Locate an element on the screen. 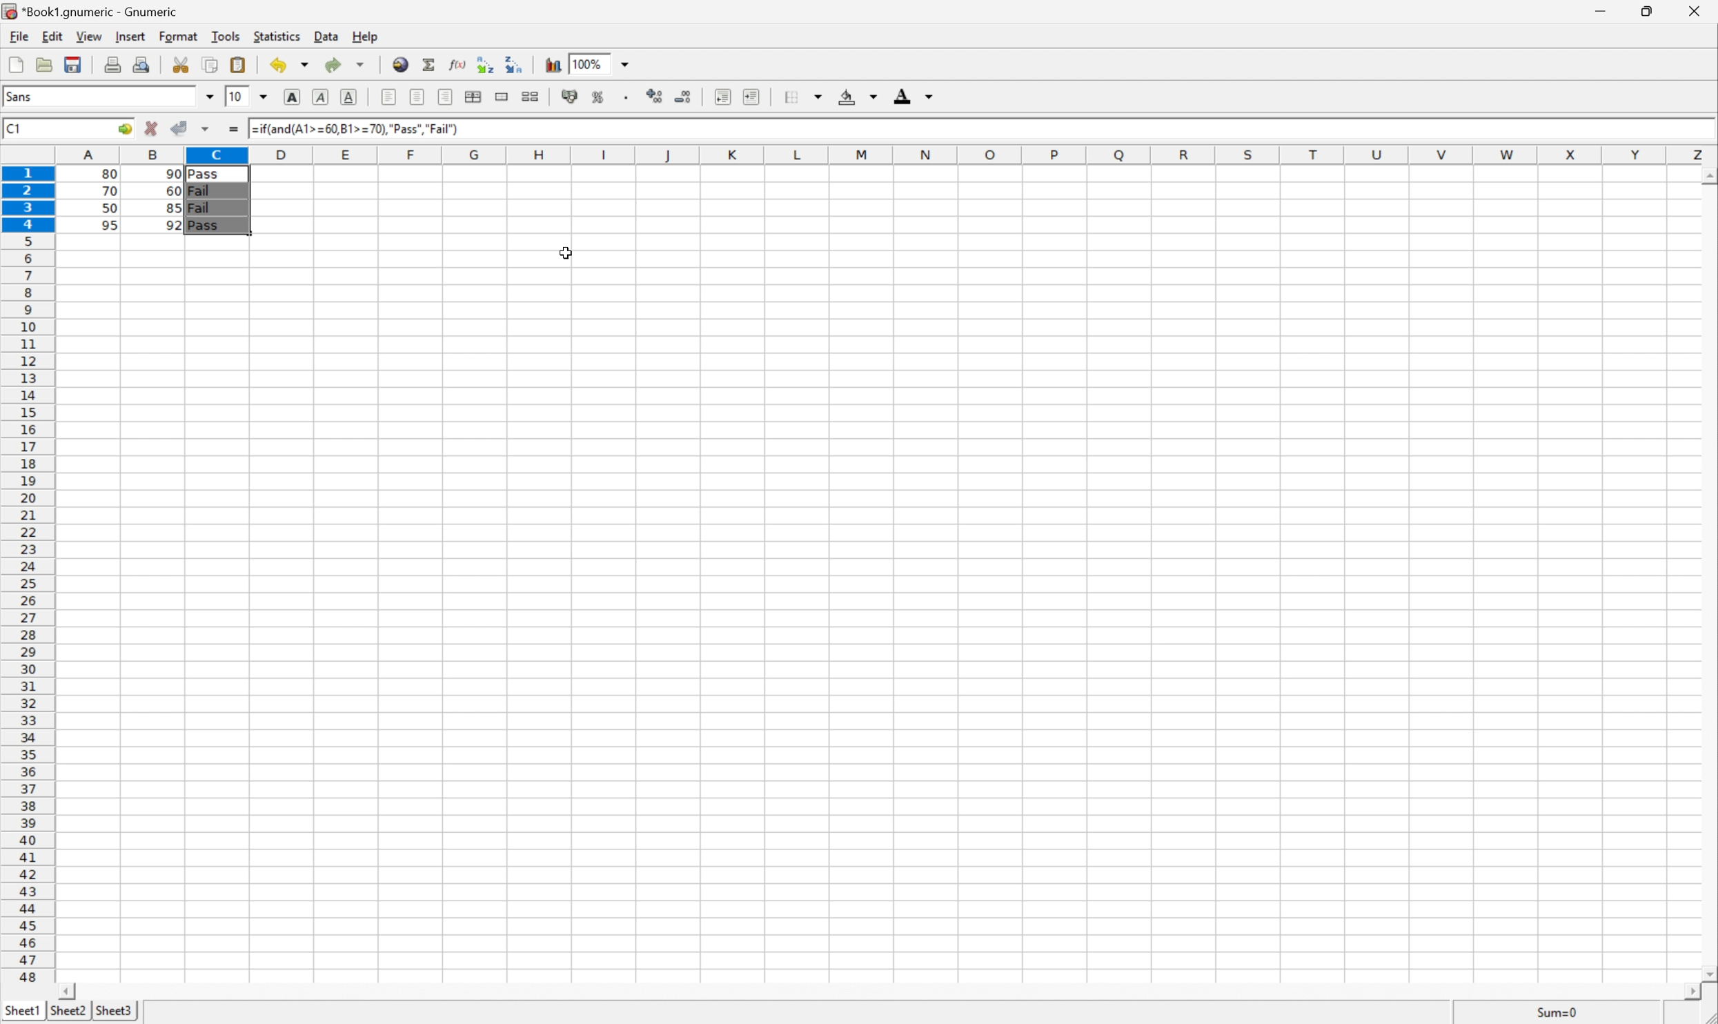  Background is located at coordinates (858, 97).